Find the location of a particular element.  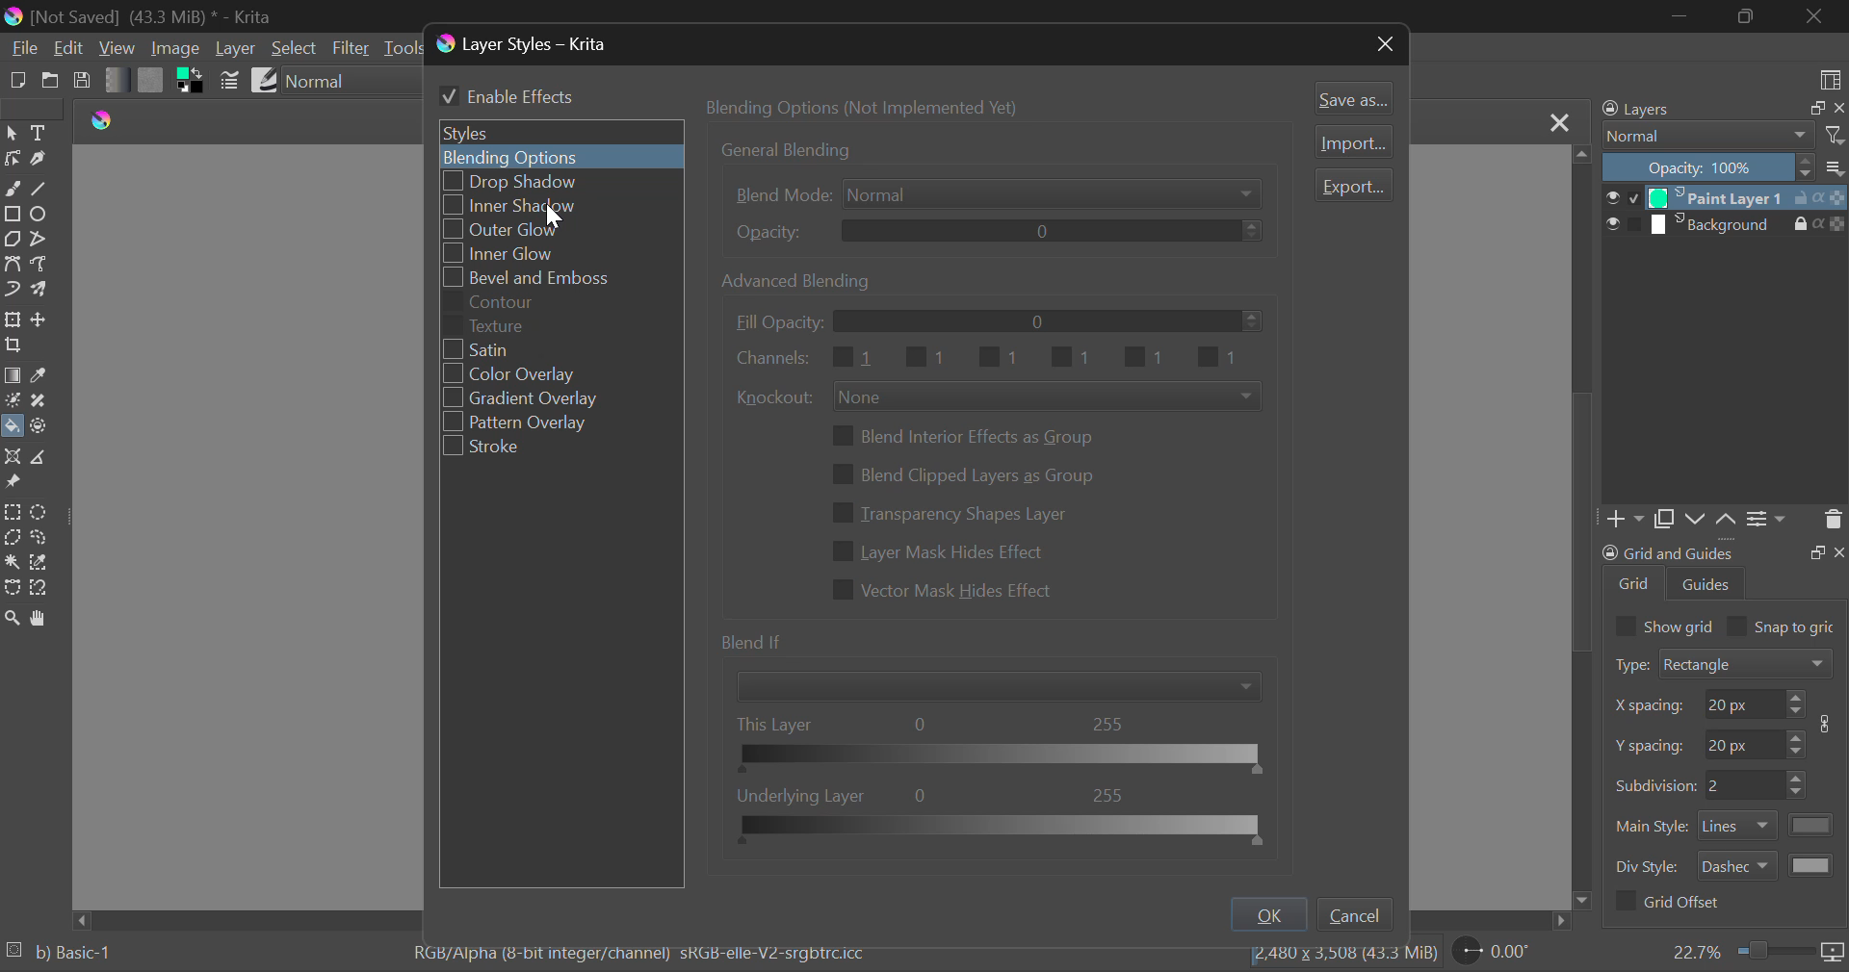

Grid Characteristic Input is located at coordinates (1728, 786).